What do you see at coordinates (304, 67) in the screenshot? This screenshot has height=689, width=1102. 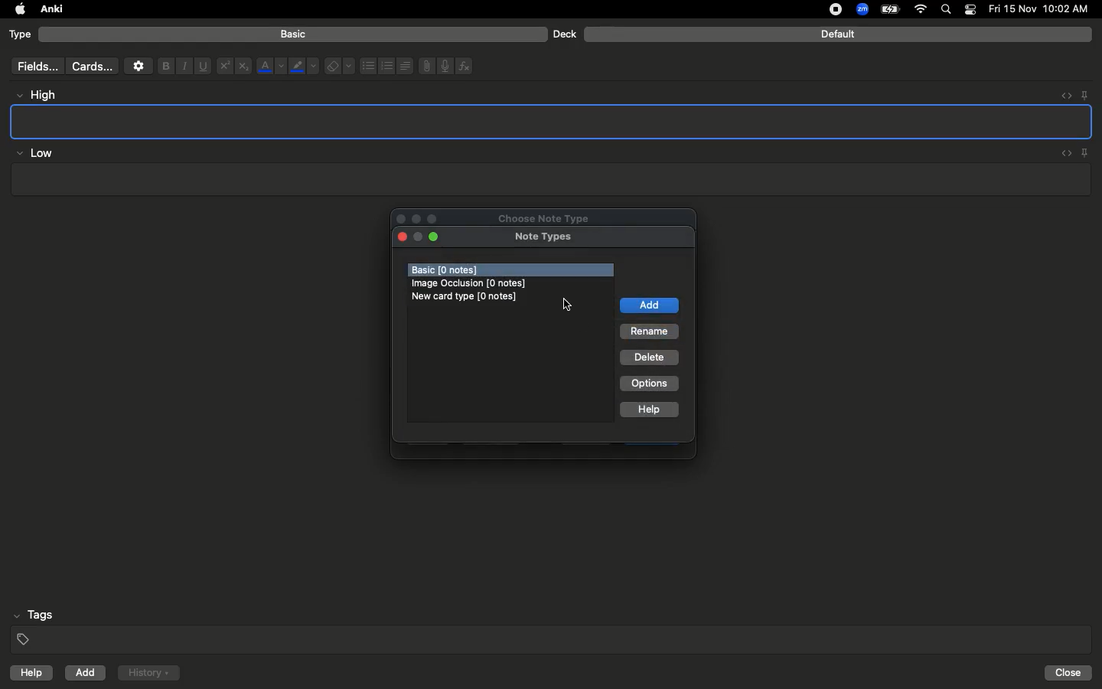 I see `Marker` at bounding box center [304, 67].